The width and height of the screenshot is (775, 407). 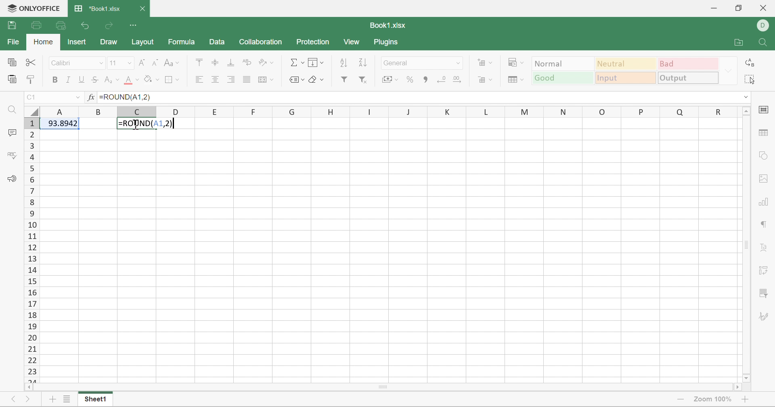 What do you see at coordinates (398, 63) in the screenshot?
I see `General` at bounding box center [398, 63].